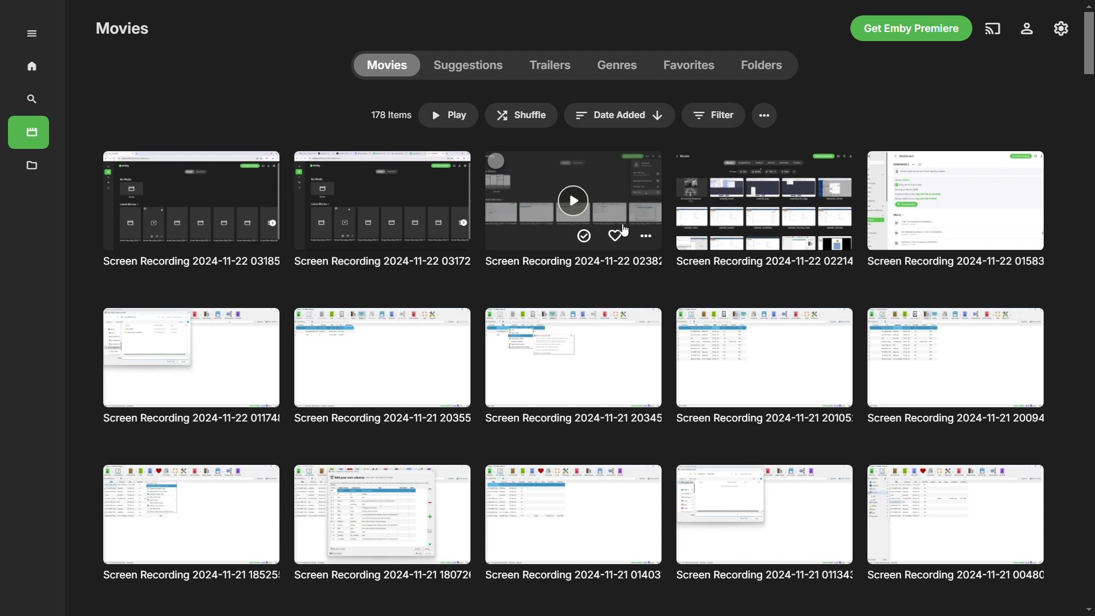  Describe the element at coordinates (759, 65) in the screenshot. I see `folders` at that location.